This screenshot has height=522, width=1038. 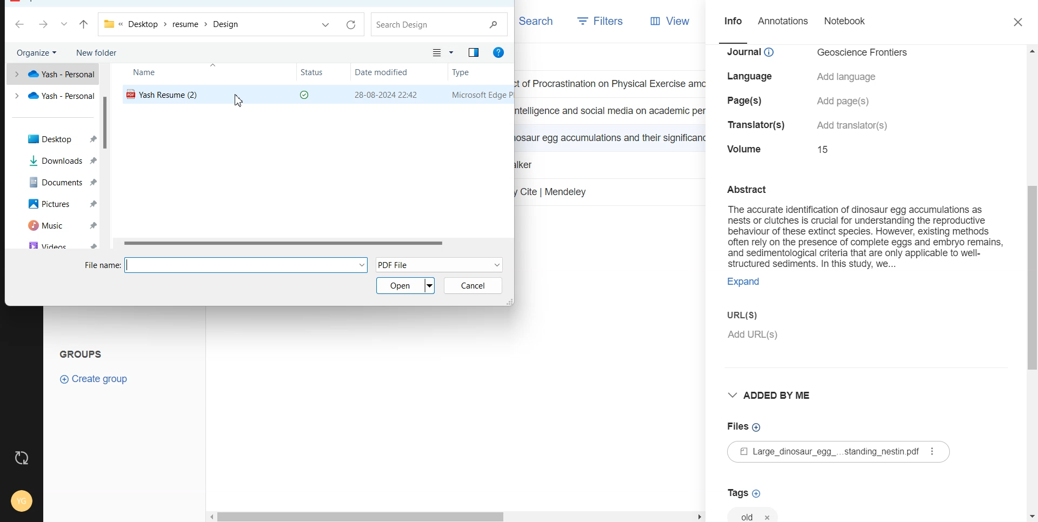 I want to click on Text, so click(x=862, y=222).